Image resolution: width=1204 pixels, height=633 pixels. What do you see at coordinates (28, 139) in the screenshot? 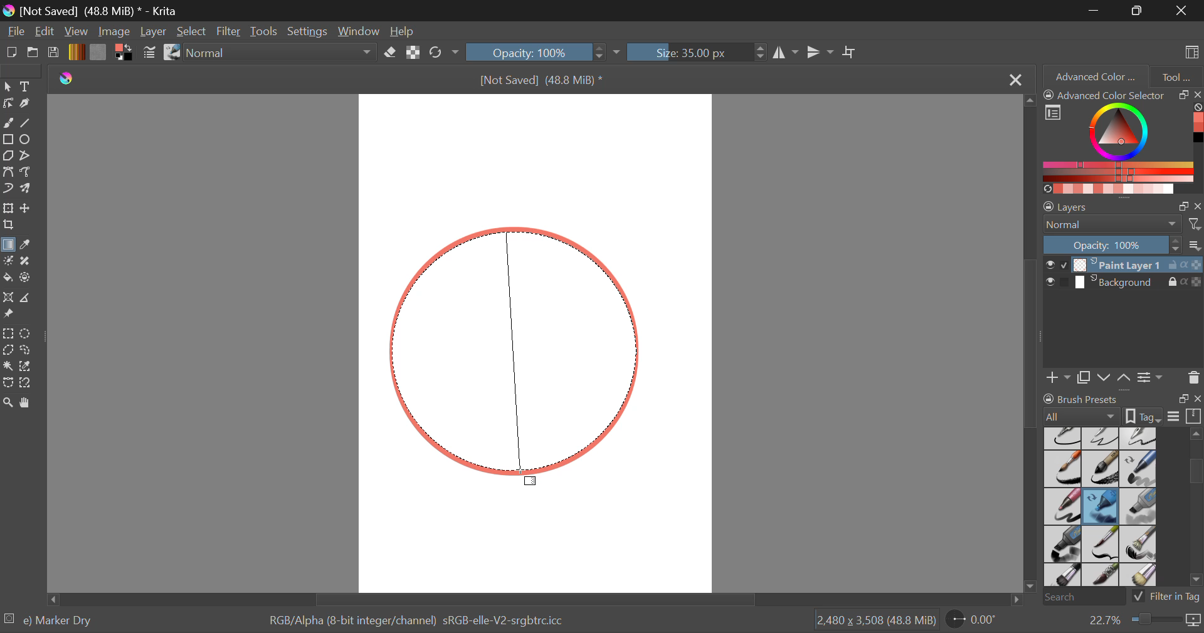
I see `Elipses Selected` at bounding box center [28, 139].